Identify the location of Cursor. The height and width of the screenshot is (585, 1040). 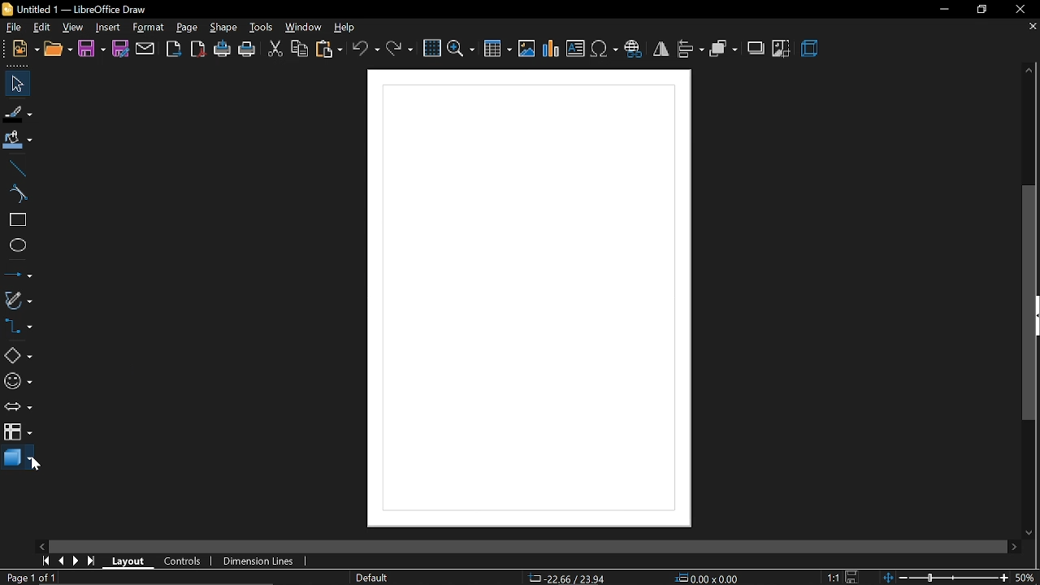
(33, 462).